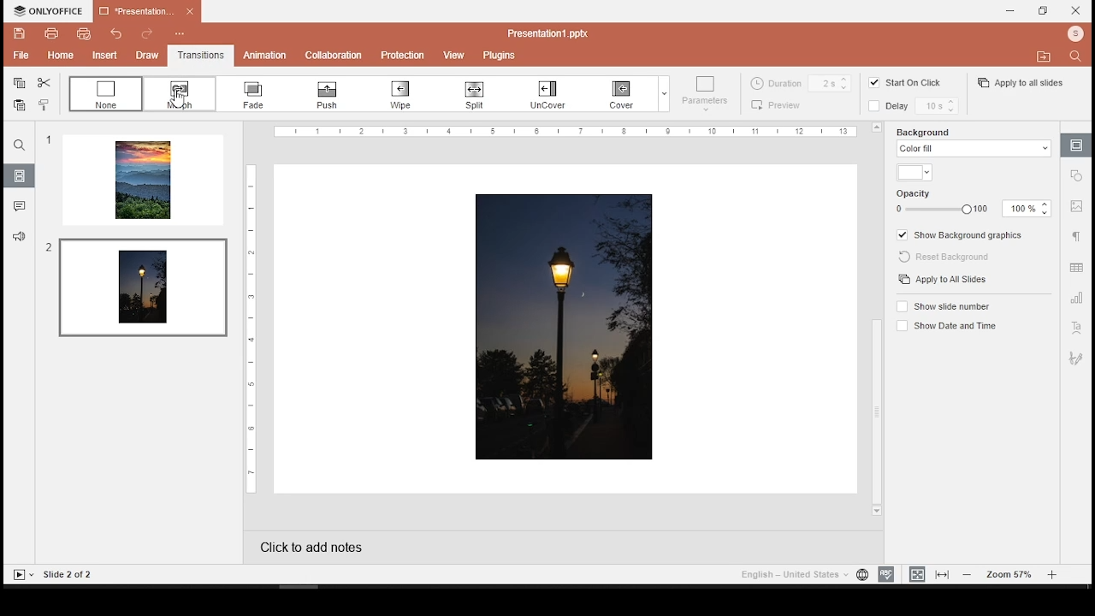 The image size is (1095, 616). What do you see at coordinates (885, 574) in the screenshot?
I see `spelling check` at bounding box center [885, 574].